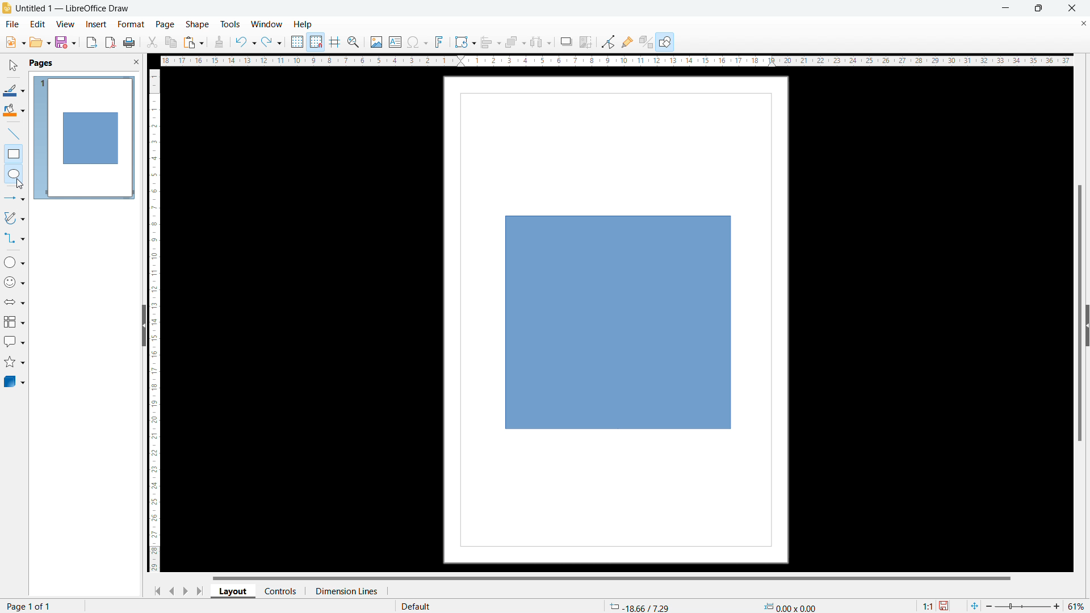 The width and height of the screenshot is (1090, 613). I want to click on align object, so click(490, 42).